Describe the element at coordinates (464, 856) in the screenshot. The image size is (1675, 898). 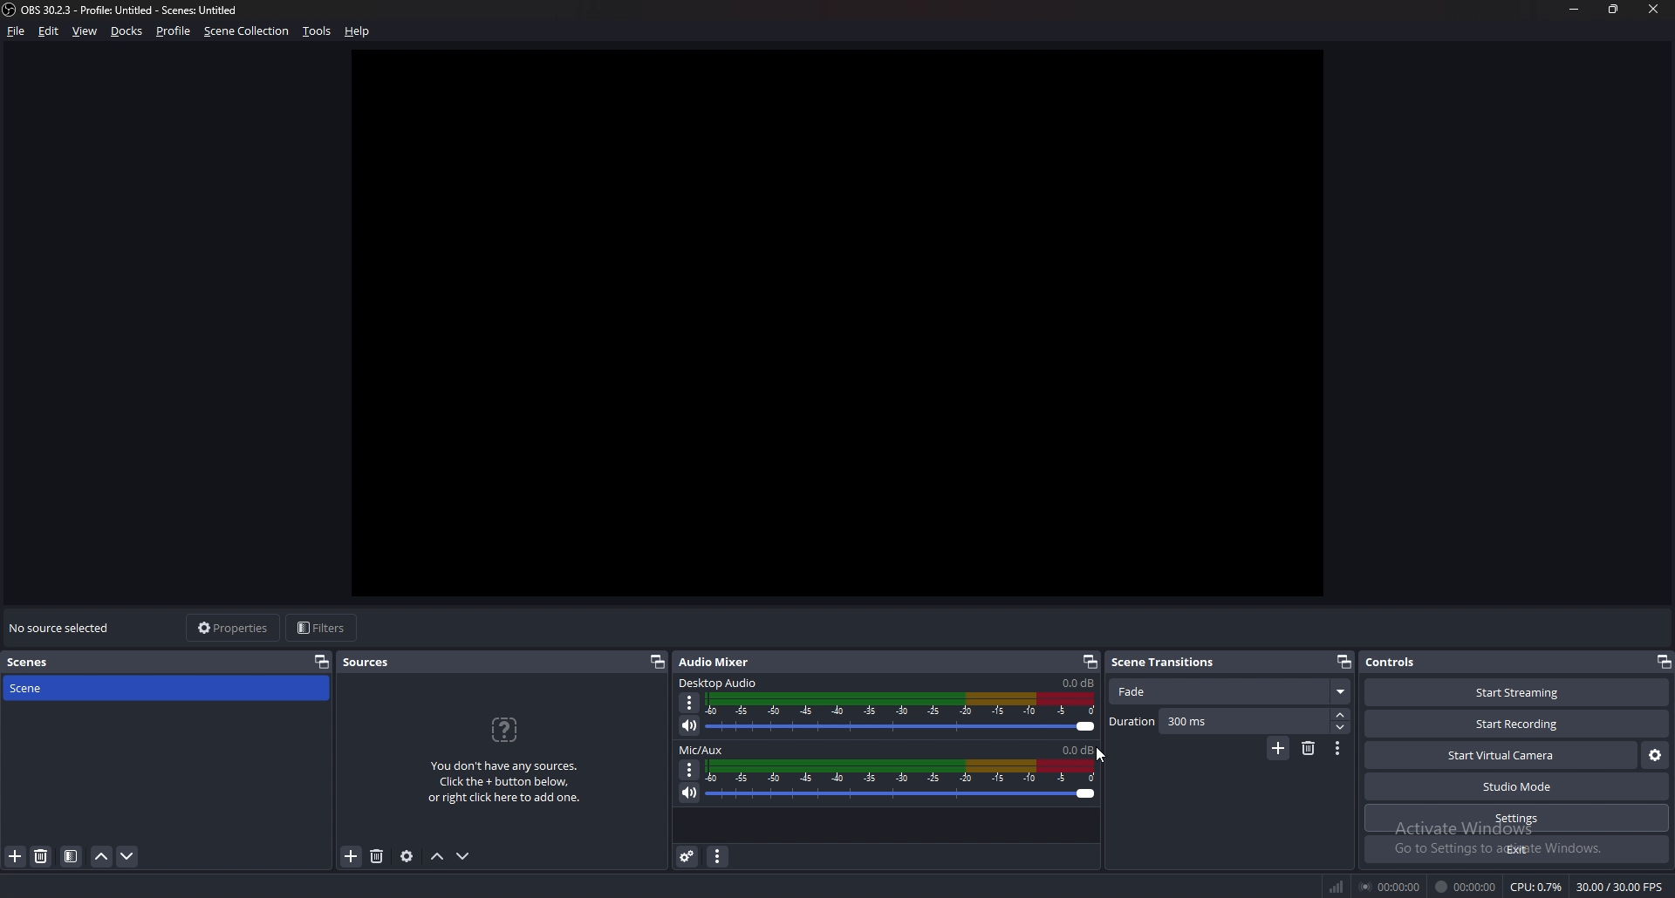
I see `move sources down` at that location.